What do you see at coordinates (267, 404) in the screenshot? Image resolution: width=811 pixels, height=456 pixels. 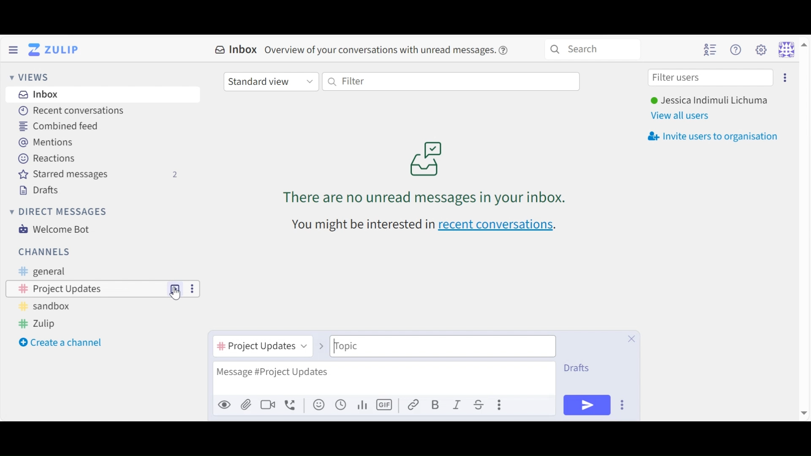 I see `Ad video call` at bounding box center [267, 404].